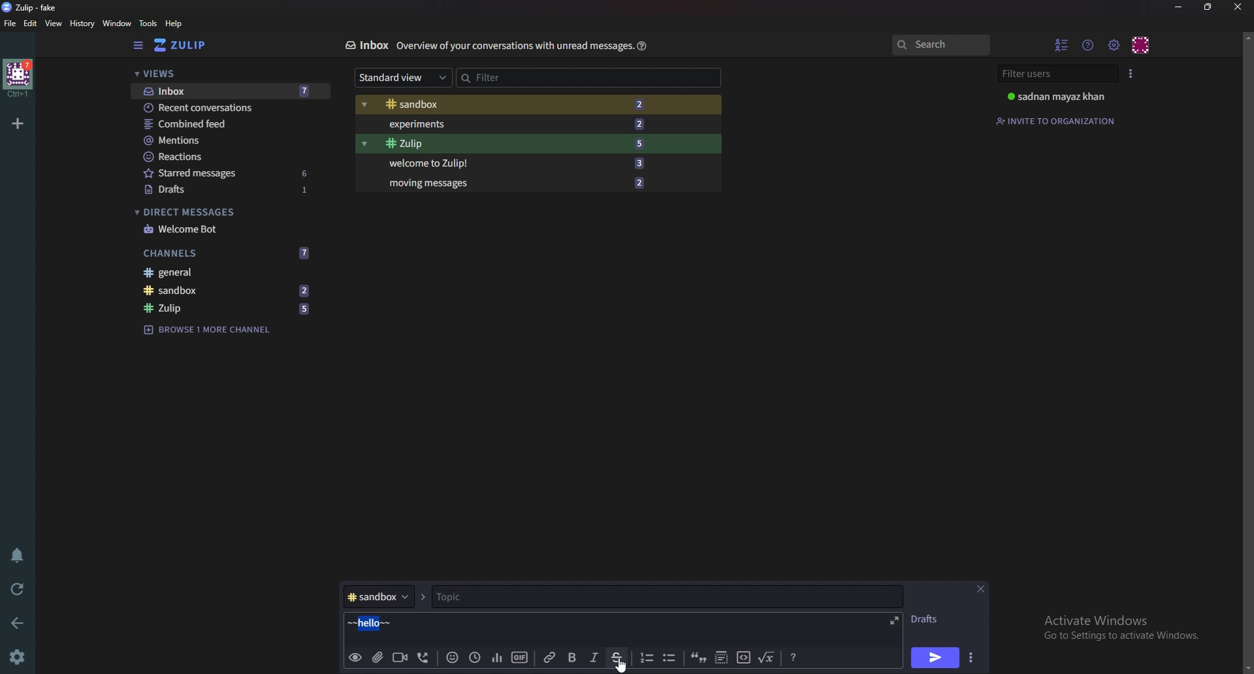 Image resolution: width=1254 pixels, height=674 pixels. Describe the element at coordinates (619, 658) in the screenshot. I see `Strike through` at that location.